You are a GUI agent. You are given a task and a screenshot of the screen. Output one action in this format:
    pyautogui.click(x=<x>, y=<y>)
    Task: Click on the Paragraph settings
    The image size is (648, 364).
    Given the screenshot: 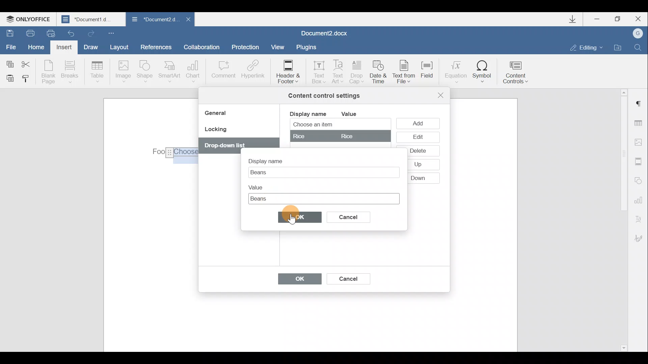 What is the action you would take?
    pyautogui.click(x=639, y=104)
    